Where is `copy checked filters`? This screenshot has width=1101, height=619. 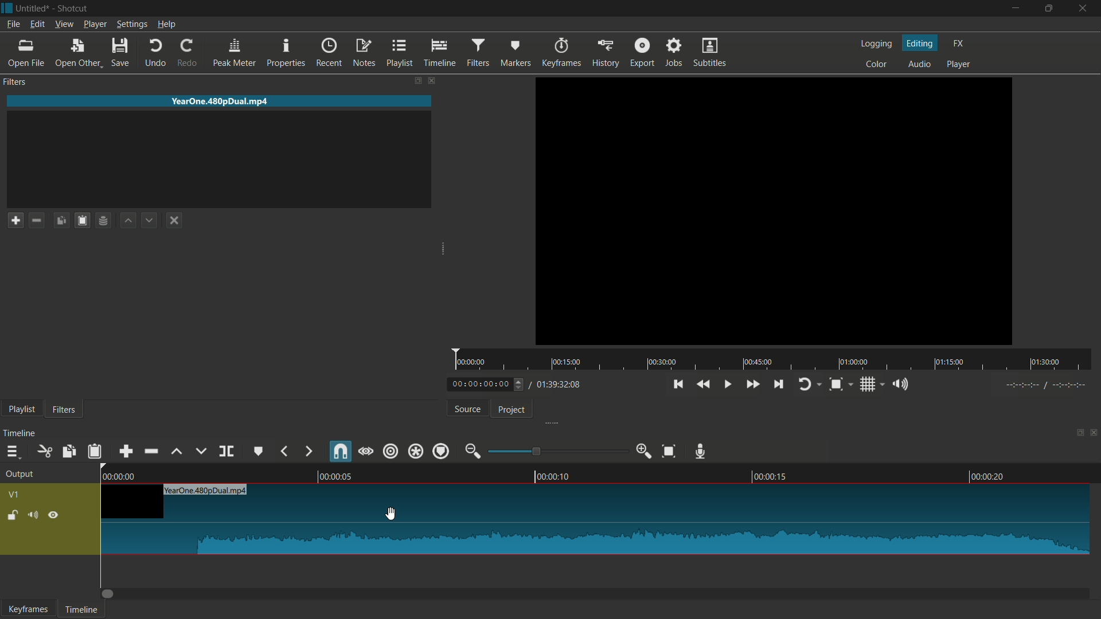 copy checked filters is located at coordinates (61, 221).